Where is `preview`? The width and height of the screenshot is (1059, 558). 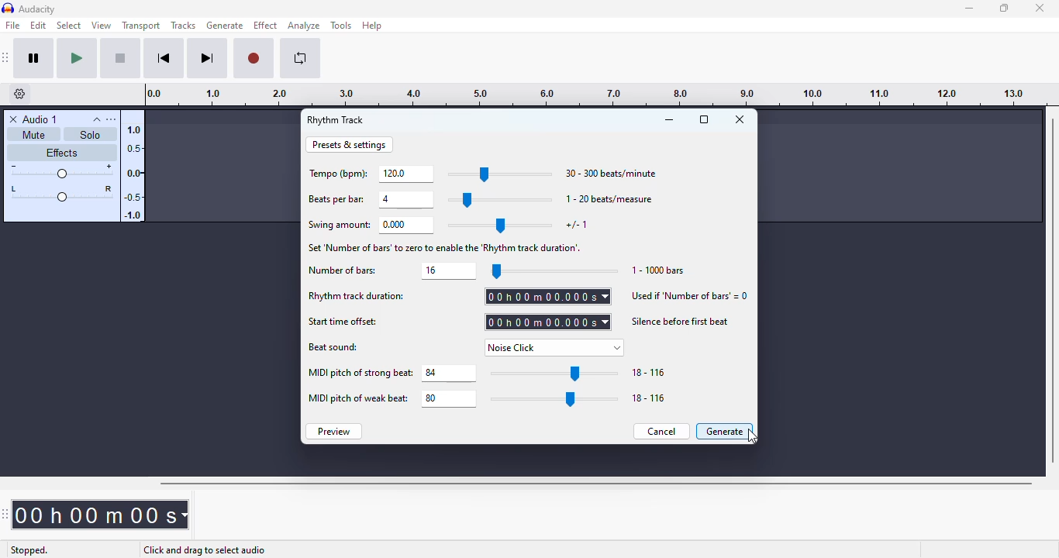 preview is located at coordinates (334, 431).